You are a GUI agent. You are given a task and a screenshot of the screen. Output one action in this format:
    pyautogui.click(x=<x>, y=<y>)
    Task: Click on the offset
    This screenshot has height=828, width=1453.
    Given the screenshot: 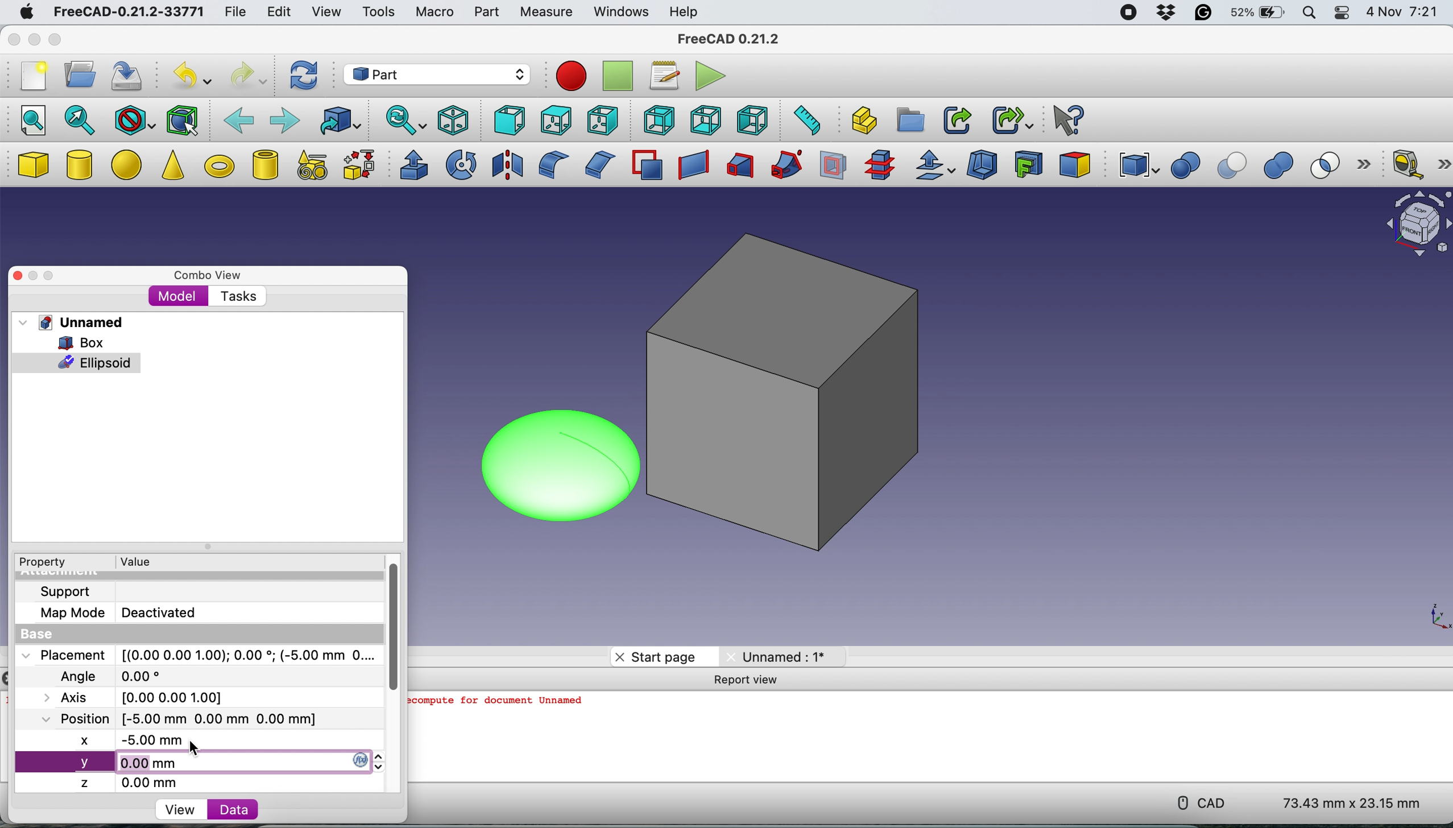 What is the action you would take?
    pyautogui.click(x=935, y=167)
    